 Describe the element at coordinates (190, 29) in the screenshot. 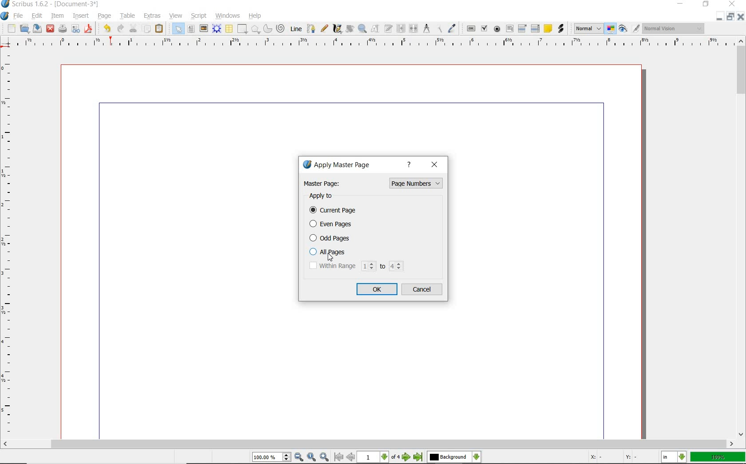

I see `text frame` at that location.